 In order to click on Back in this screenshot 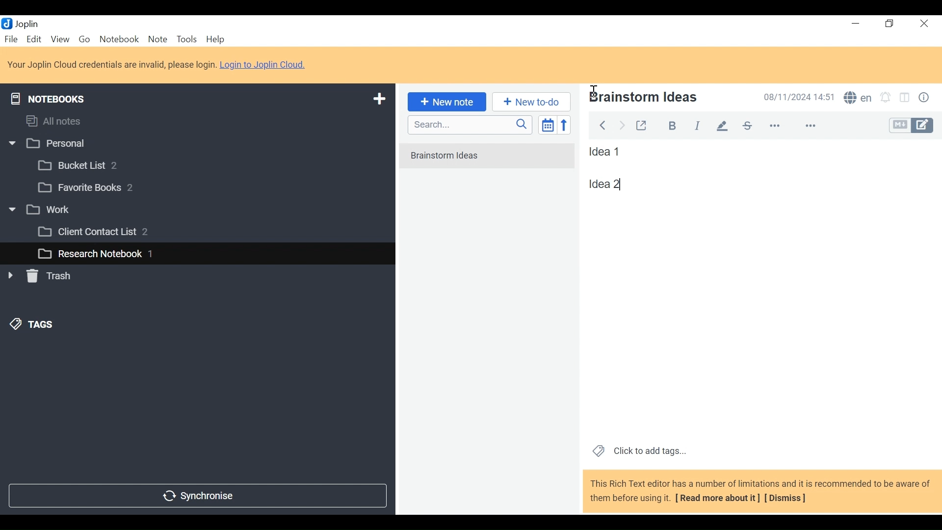, I will do `click(602, 124)`.